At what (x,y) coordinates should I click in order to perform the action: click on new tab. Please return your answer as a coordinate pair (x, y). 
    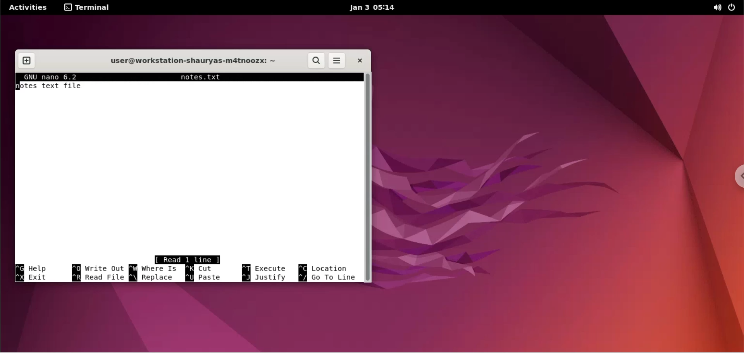
    Looking at the image, I should click on (26, 62).